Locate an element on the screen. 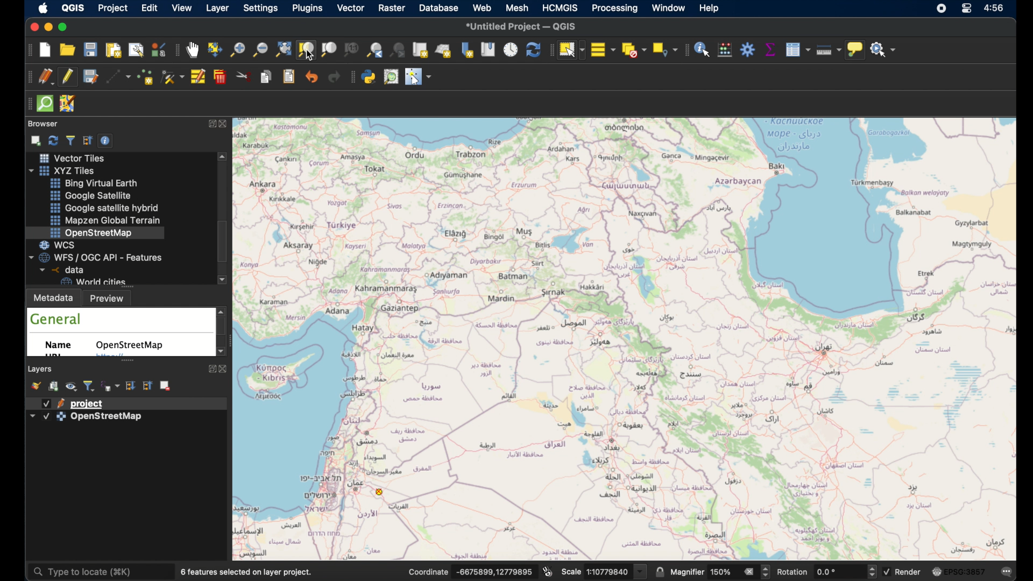 This screenshot has width=1033, height=581. toggle editing is located at coordinates (69, 76).